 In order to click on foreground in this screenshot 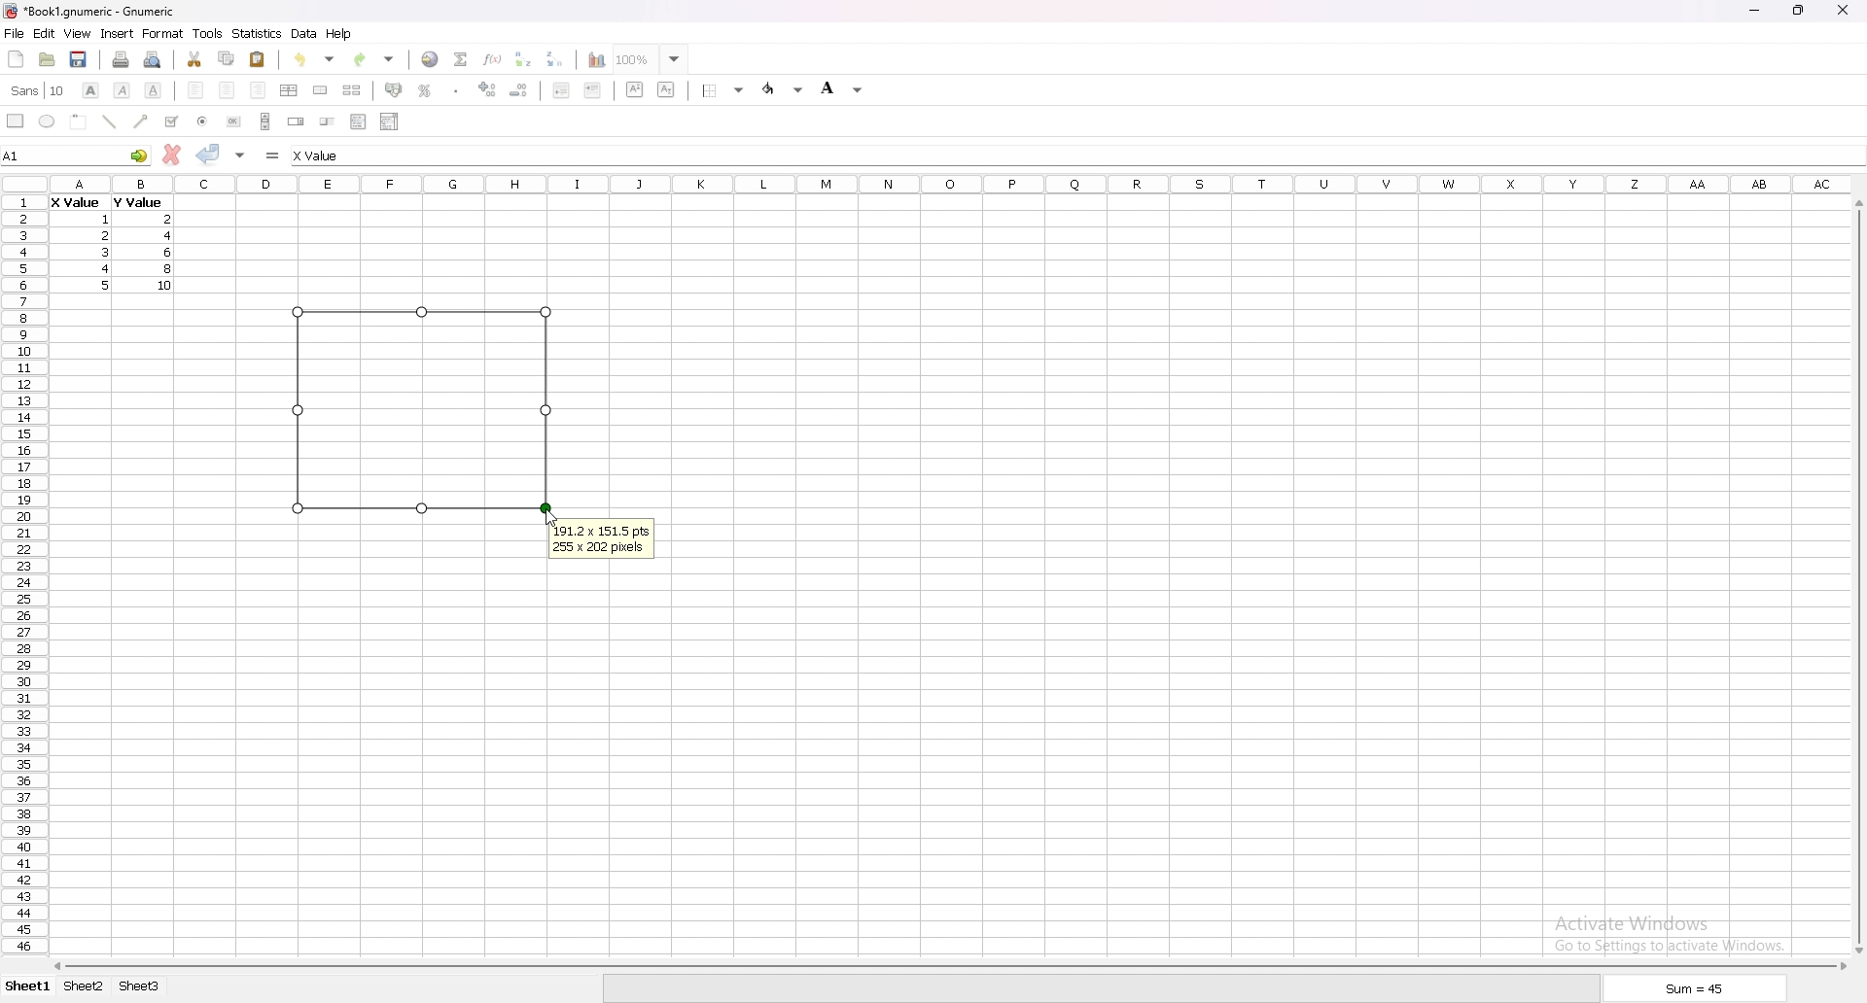, I will do `click(785, 88)`.